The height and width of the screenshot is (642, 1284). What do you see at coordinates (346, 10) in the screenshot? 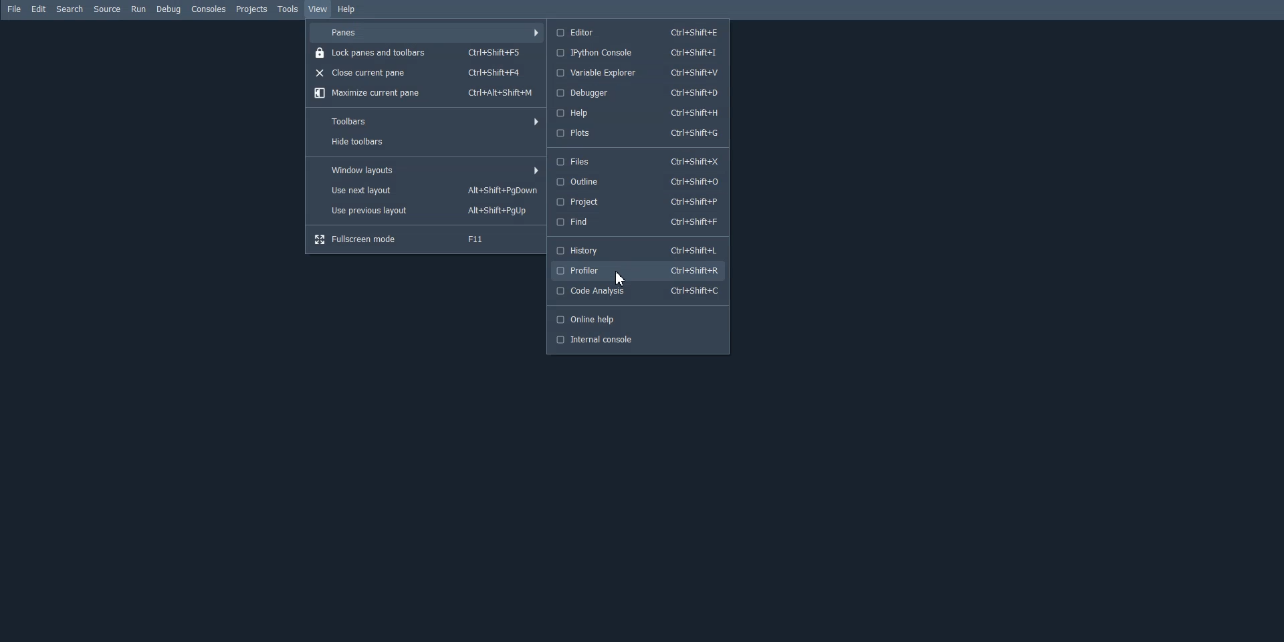
I see `Help` at bounding box center [346, 10].